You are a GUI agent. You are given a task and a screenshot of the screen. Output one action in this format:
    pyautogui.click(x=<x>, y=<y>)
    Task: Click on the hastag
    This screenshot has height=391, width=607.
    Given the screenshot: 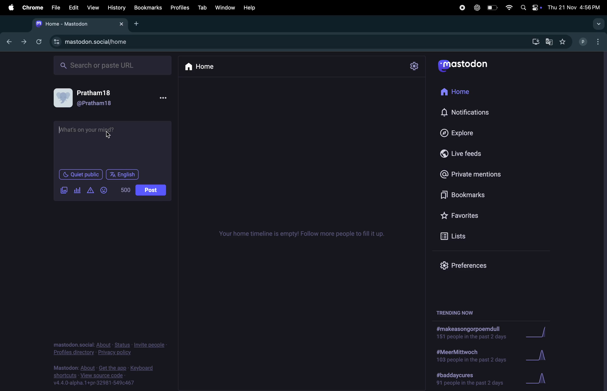 What is the action you would take?
    pyautogui.click(x=467, y=333)
    